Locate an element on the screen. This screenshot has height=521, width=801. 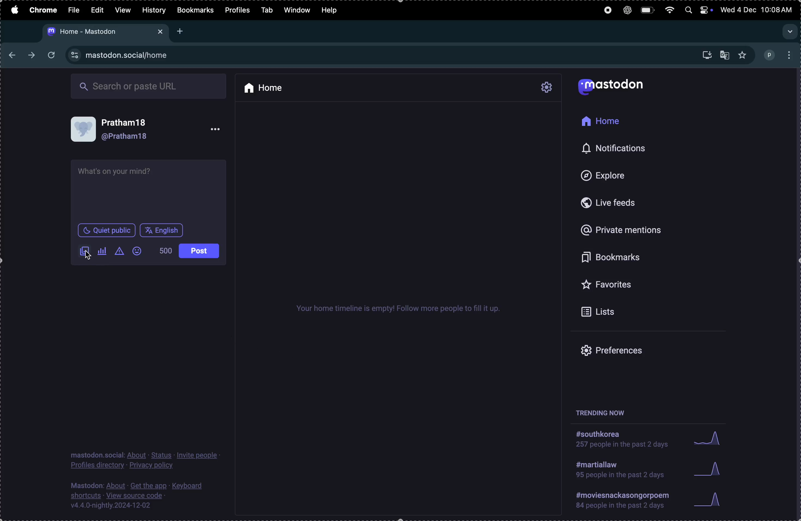
battery is located at coordinates (648, 10).